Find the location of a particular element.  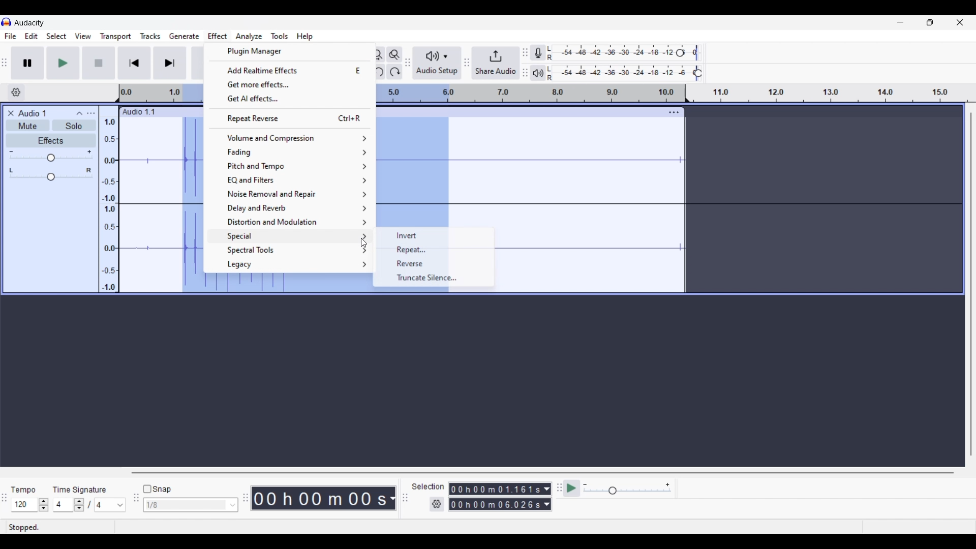

Recording level header is located at coordinates (680, 53).